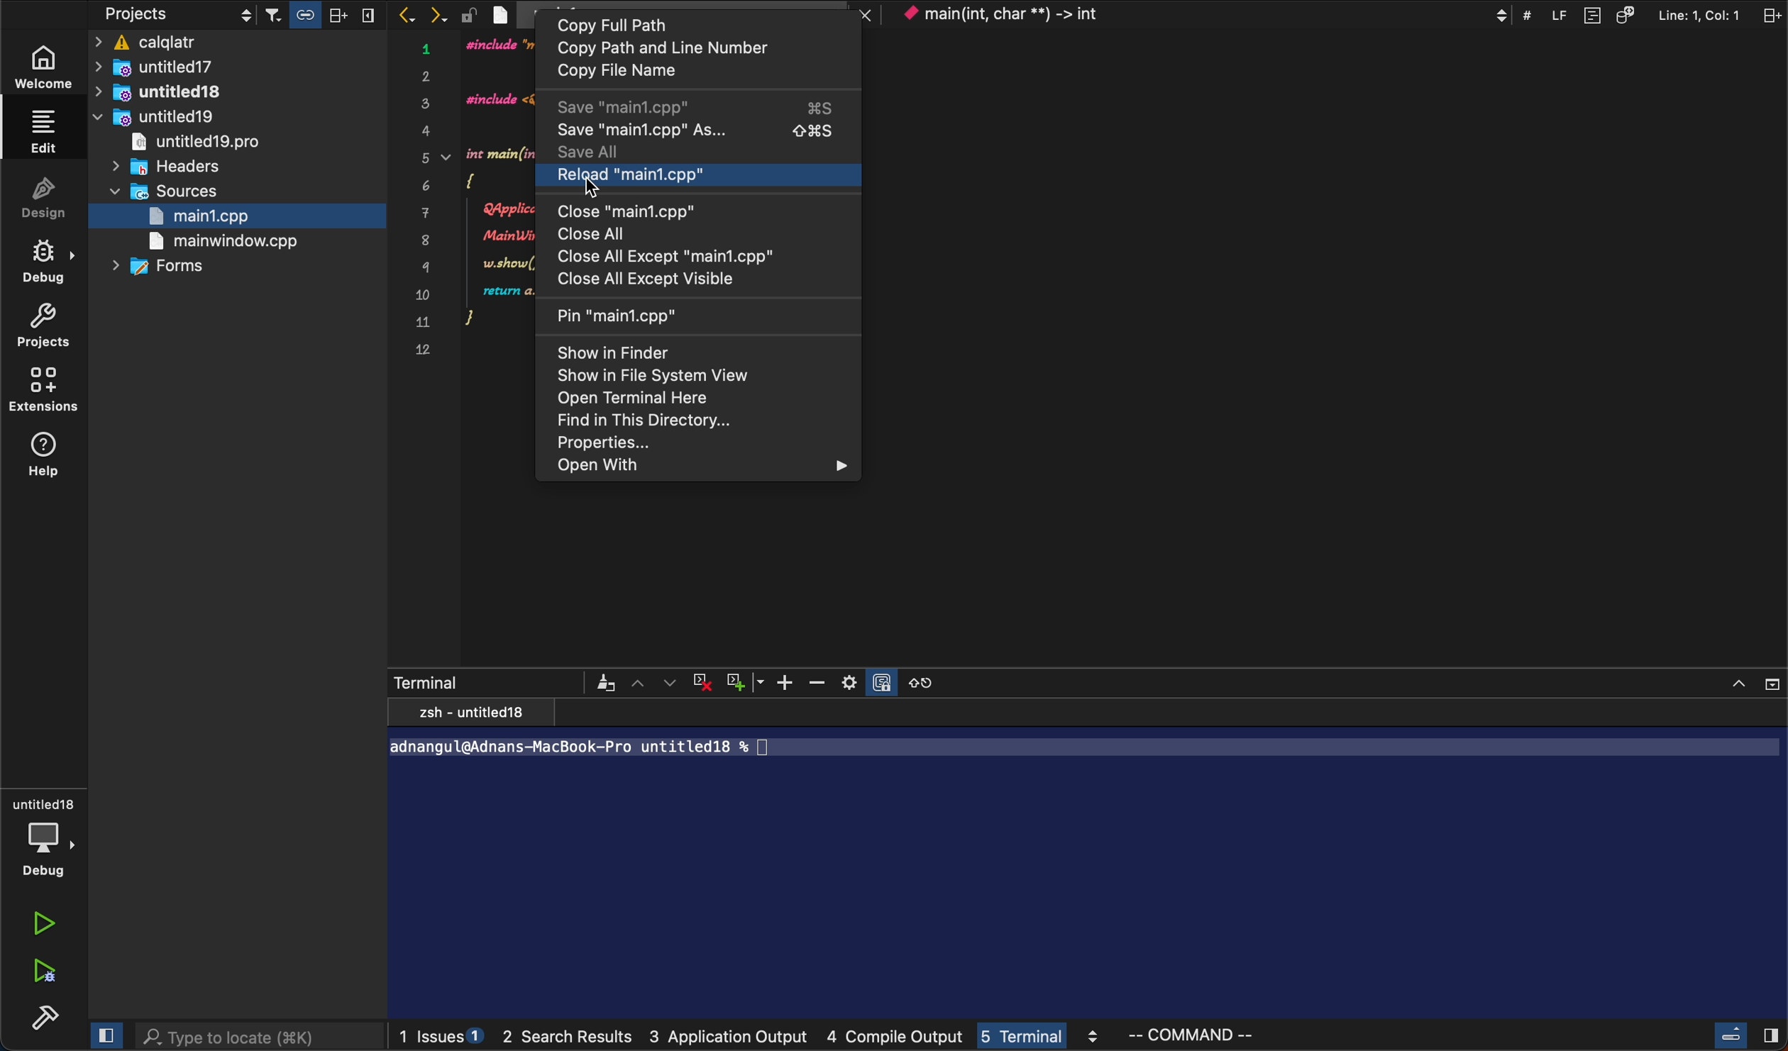 The image size is (1788, 1051). I want to click on untitled17, so click(189, 68).